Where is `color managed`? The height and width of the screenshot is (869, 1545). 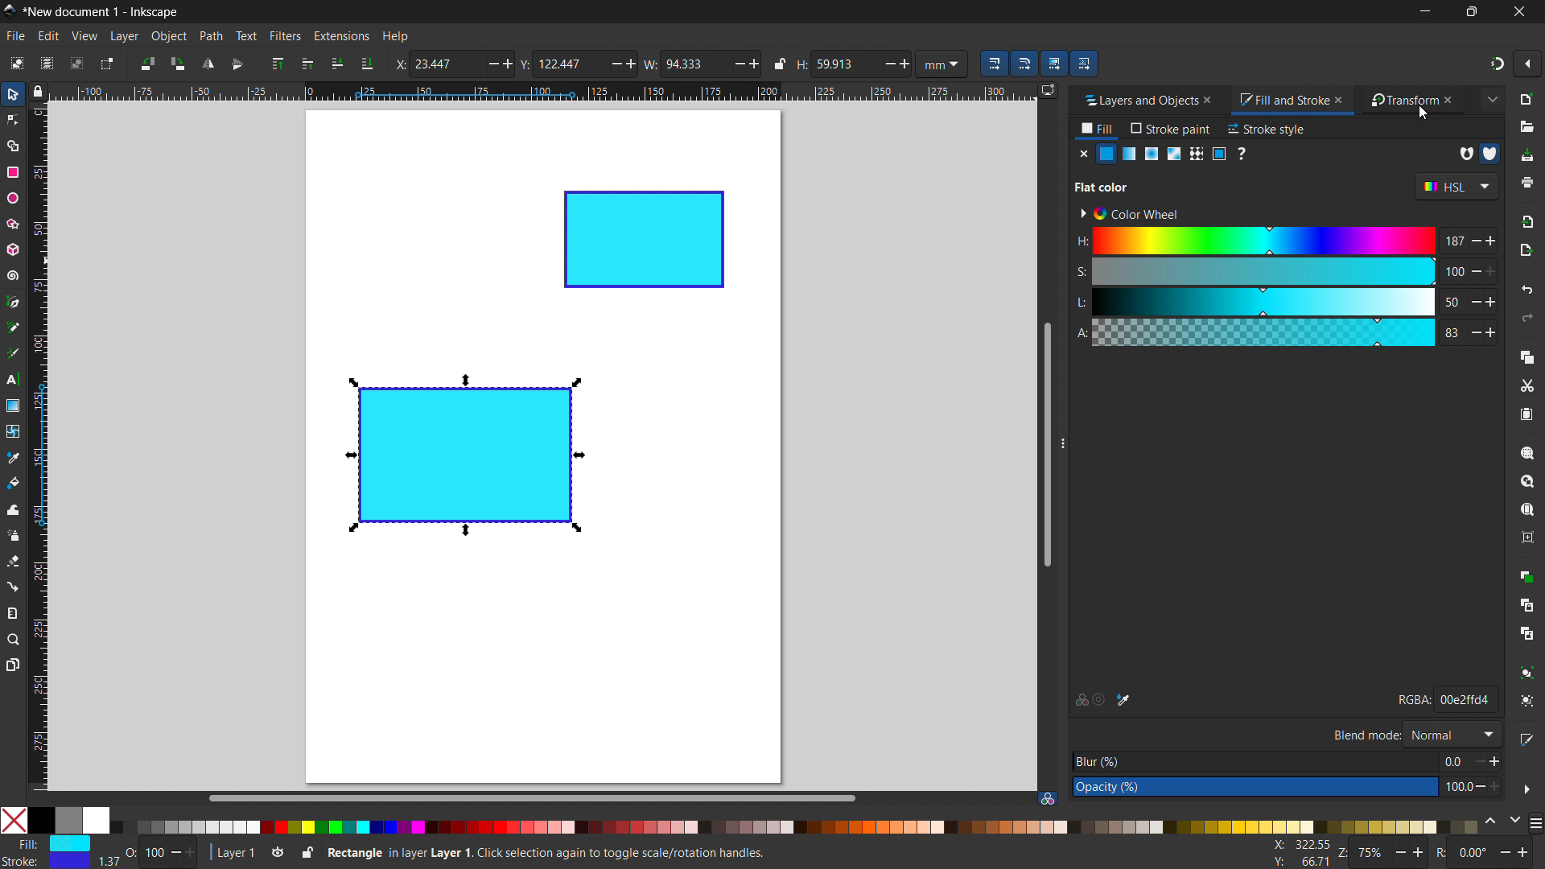
color managed is located at coordinates (1047, 797).